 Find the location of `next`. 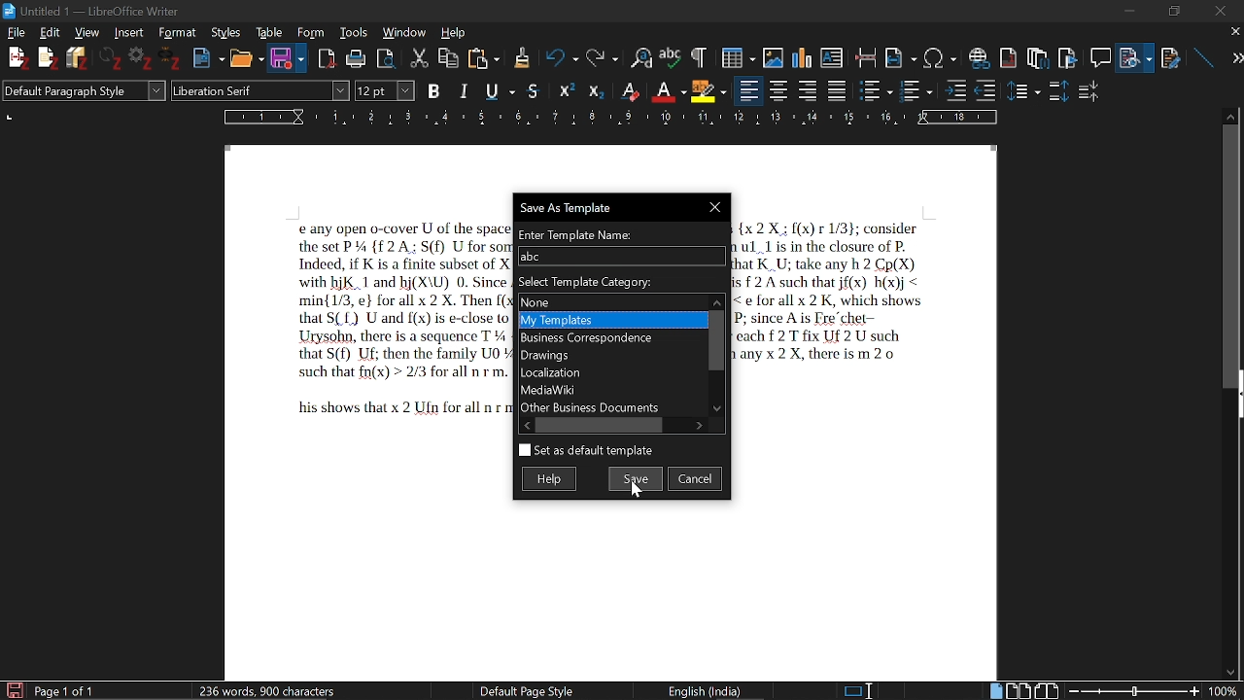

next is located at coordinates (1230, 58).